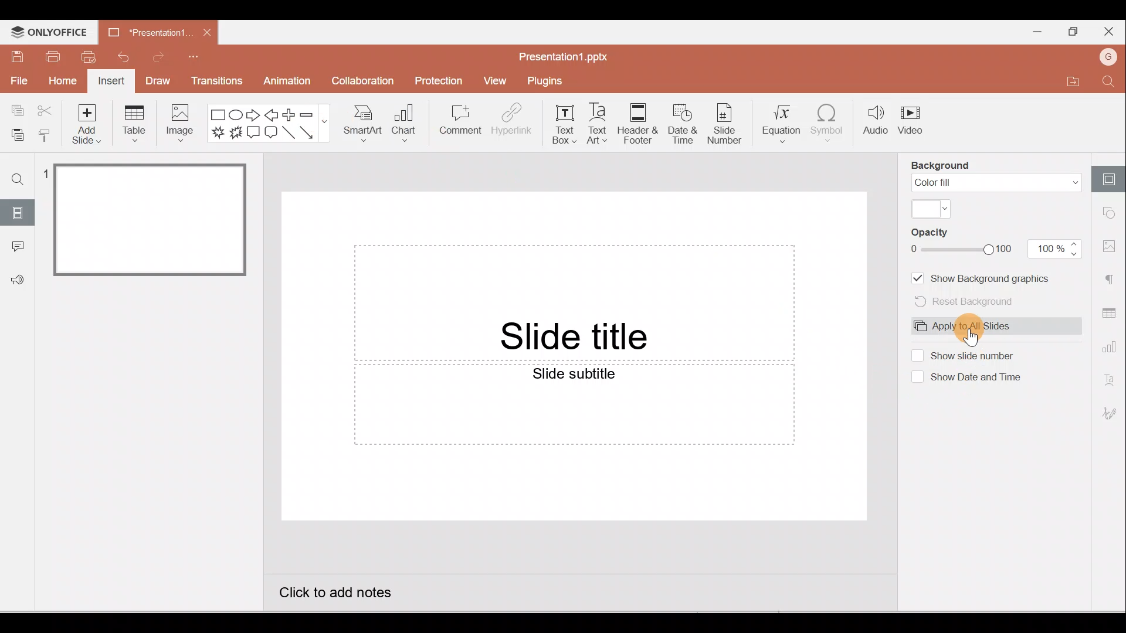  Describe the element at coordinates (342, 597) in the screenshot. I see `Click to add notes` at that location.